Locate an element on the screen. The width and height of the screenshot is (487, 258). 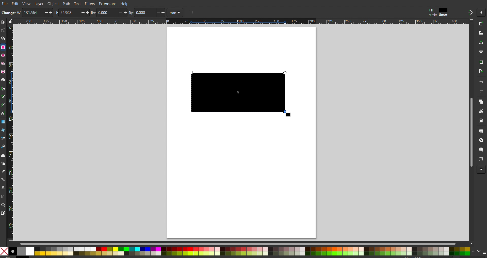
Rectangle is located at coordinates (3, 47).